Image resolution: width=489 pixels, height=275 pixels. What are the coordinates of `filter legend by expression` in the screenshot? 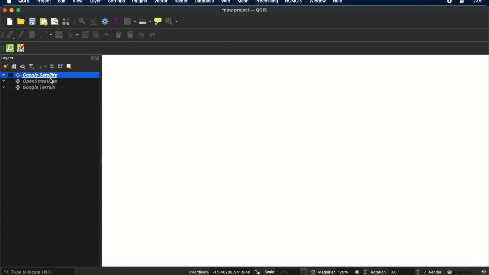 It's located at (42, 66).